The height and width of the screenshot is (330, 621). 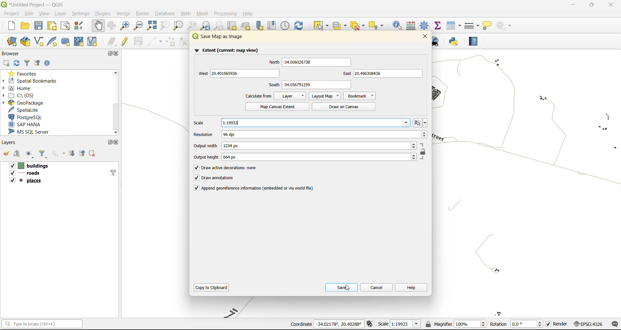 What do you see at coordinates (153, 41) in the screenshot?
I see `digitize` at bounding box center [153, 41].